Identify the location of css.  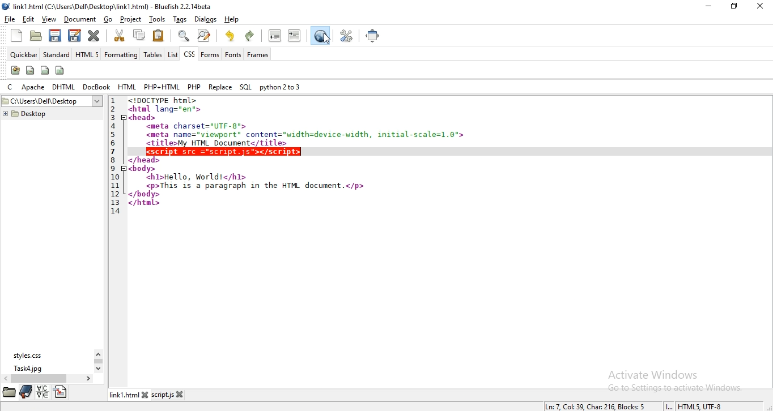
(188, 54).